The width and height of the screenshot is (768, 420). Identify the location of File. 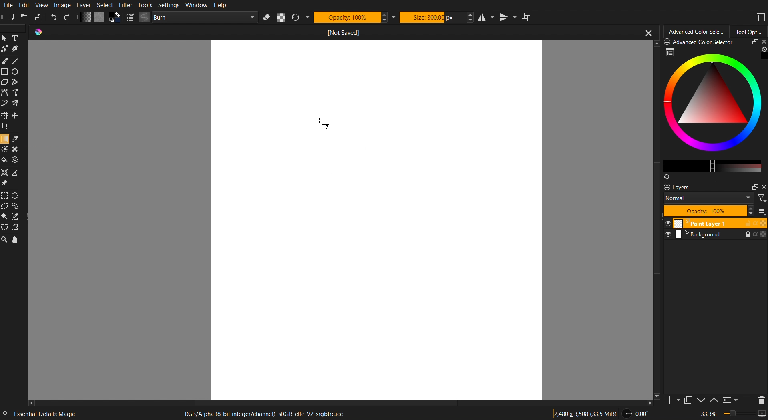
(8, 6).